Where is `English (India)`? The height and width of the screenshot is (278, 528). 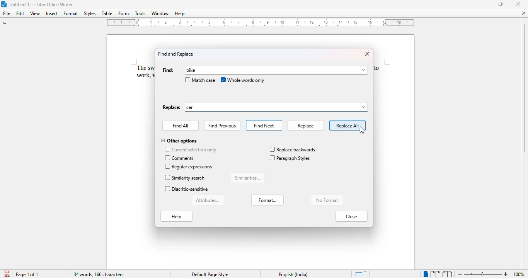 English (India) is located at coordinates (293, 275).